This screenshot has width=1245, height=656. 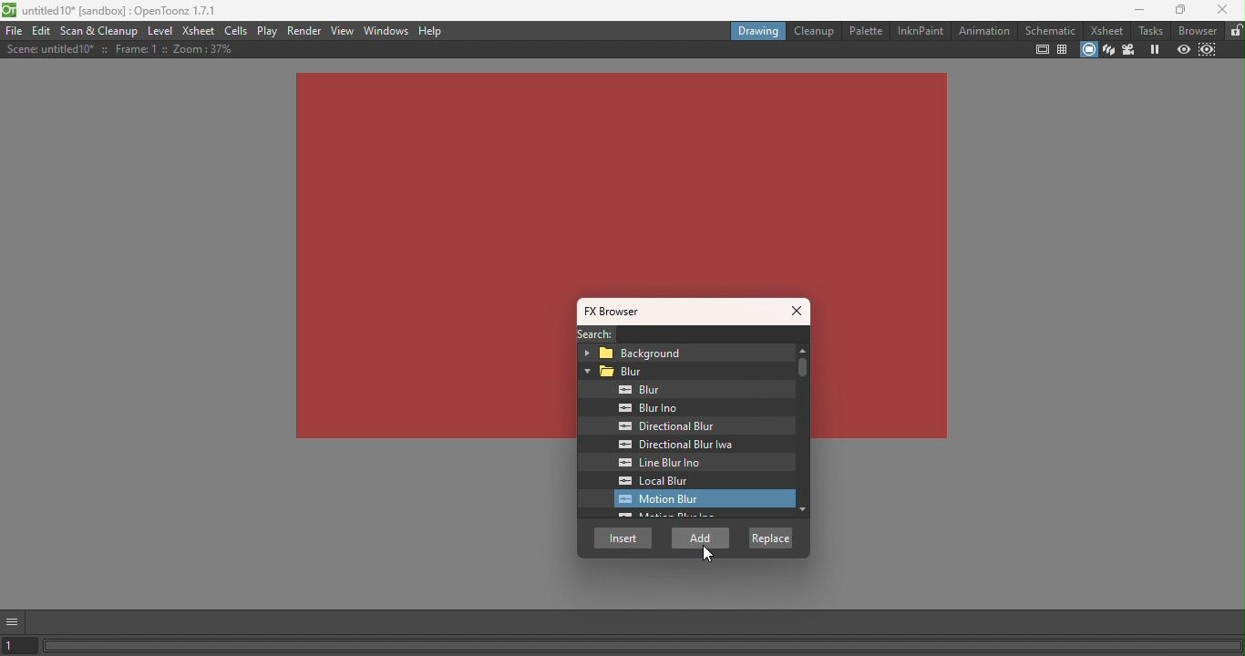 What do you see at coordinates (1104, 29) in the screenshot?
I see `Xsheet` at bounding box center [1104, 29].